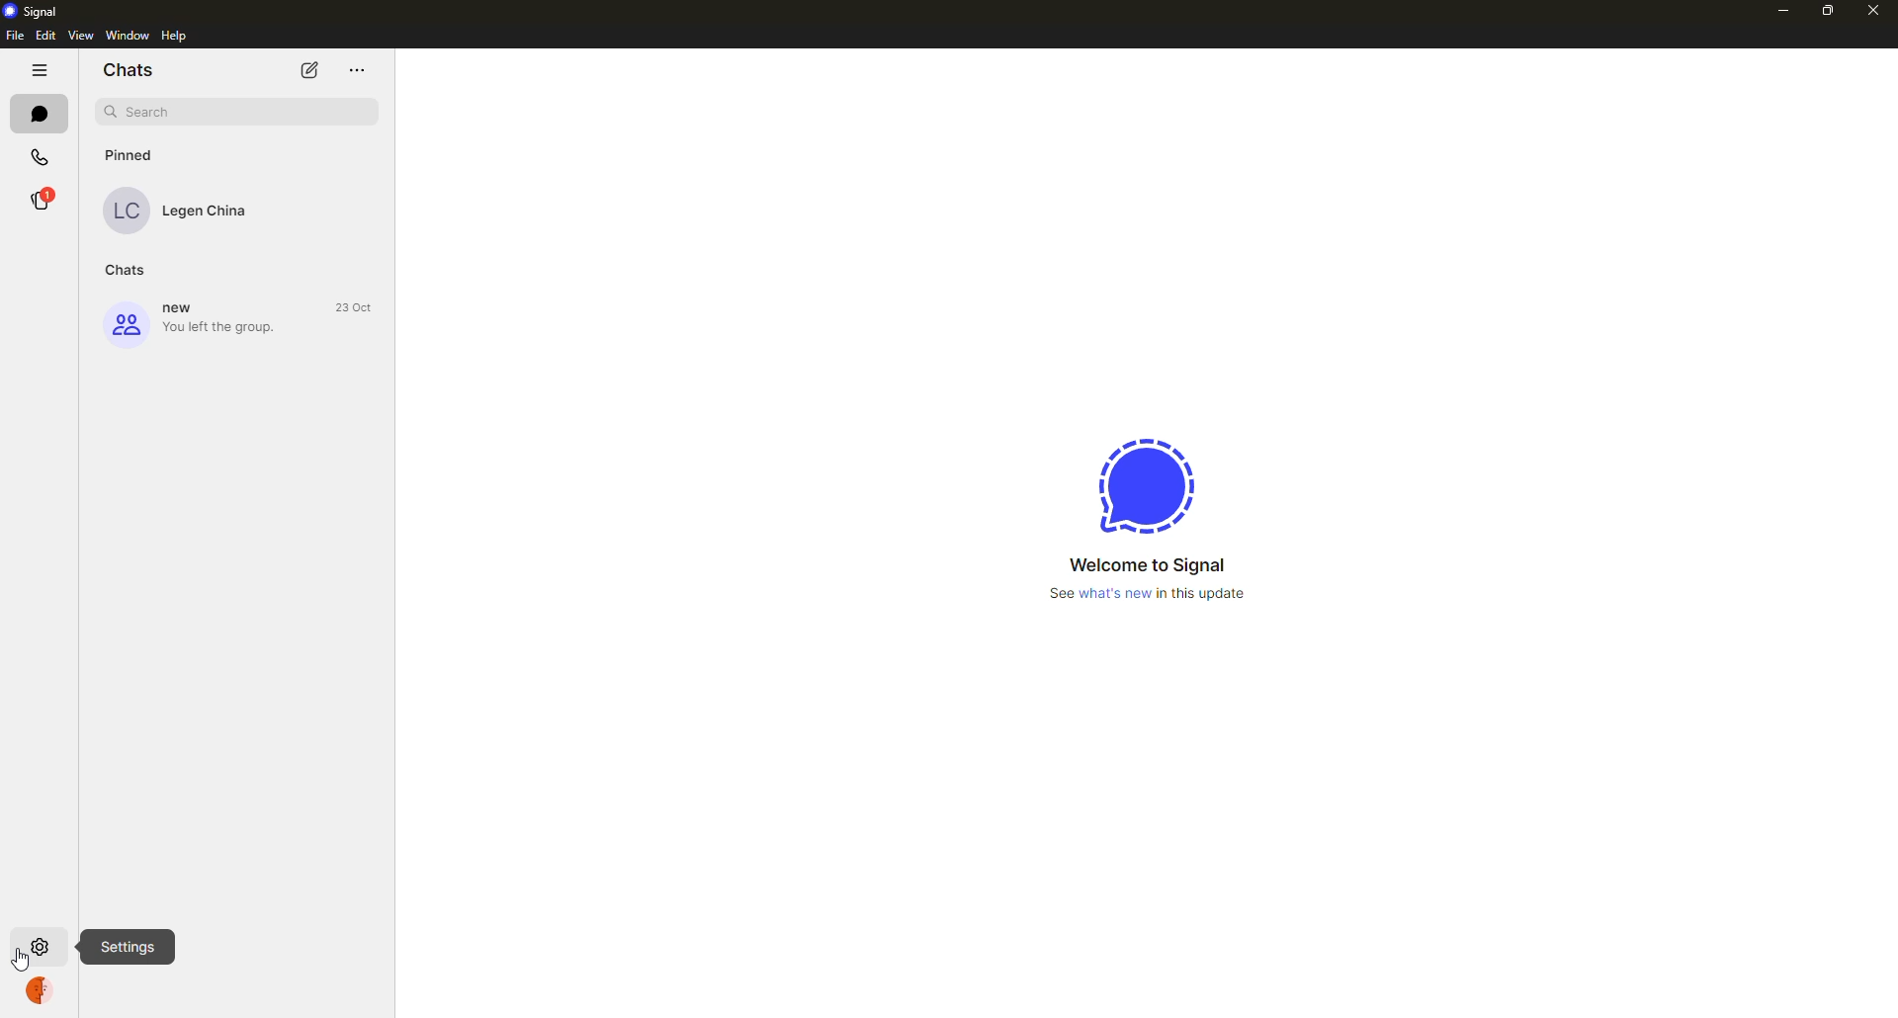  I want to click on You left the group., so click(221, 328).